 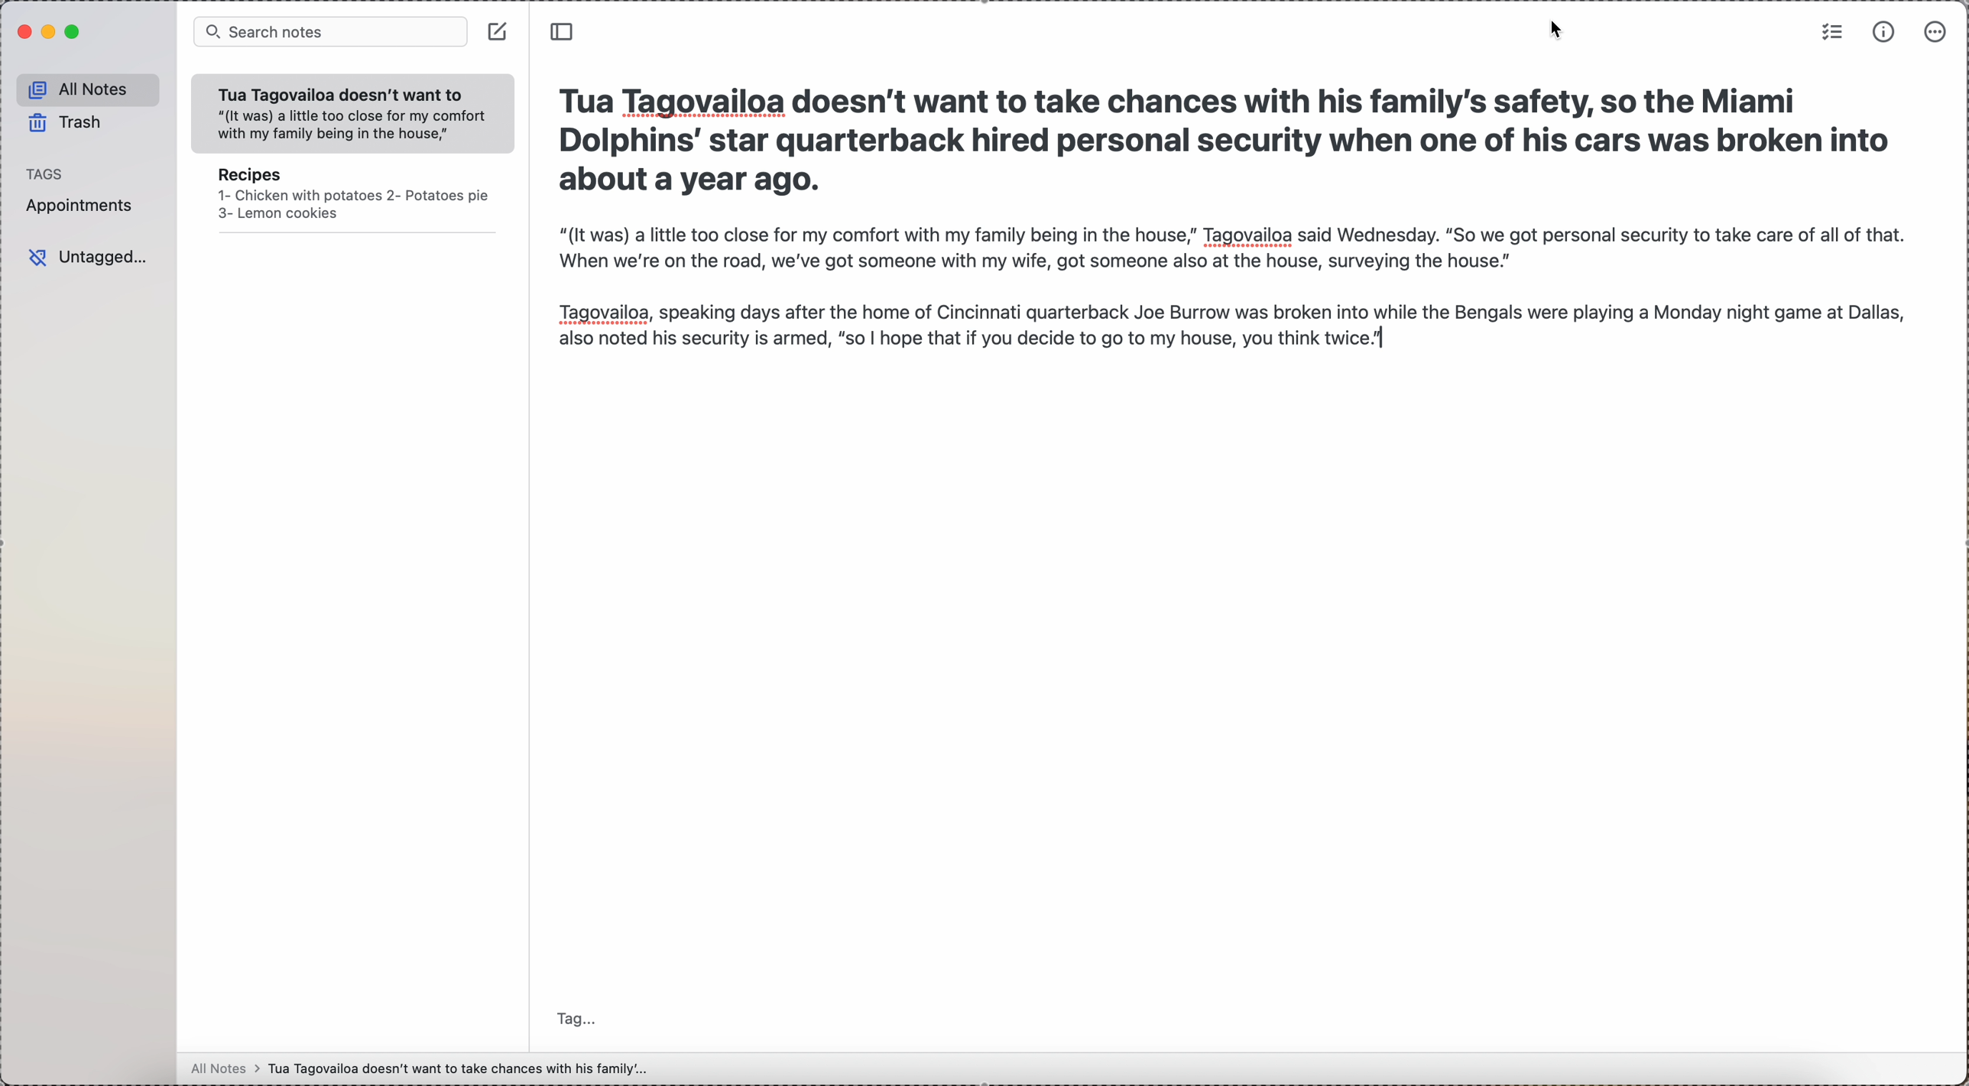 I want to click on all notes, so click(x=86, y=89).